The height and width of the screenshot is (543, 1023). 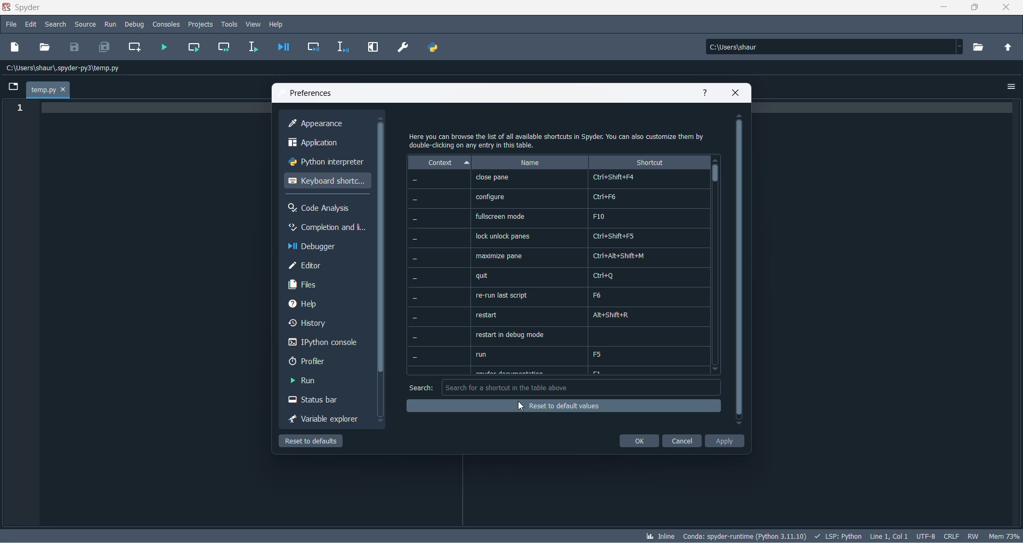 I want to click on cursor, so click(x=521, y=407).